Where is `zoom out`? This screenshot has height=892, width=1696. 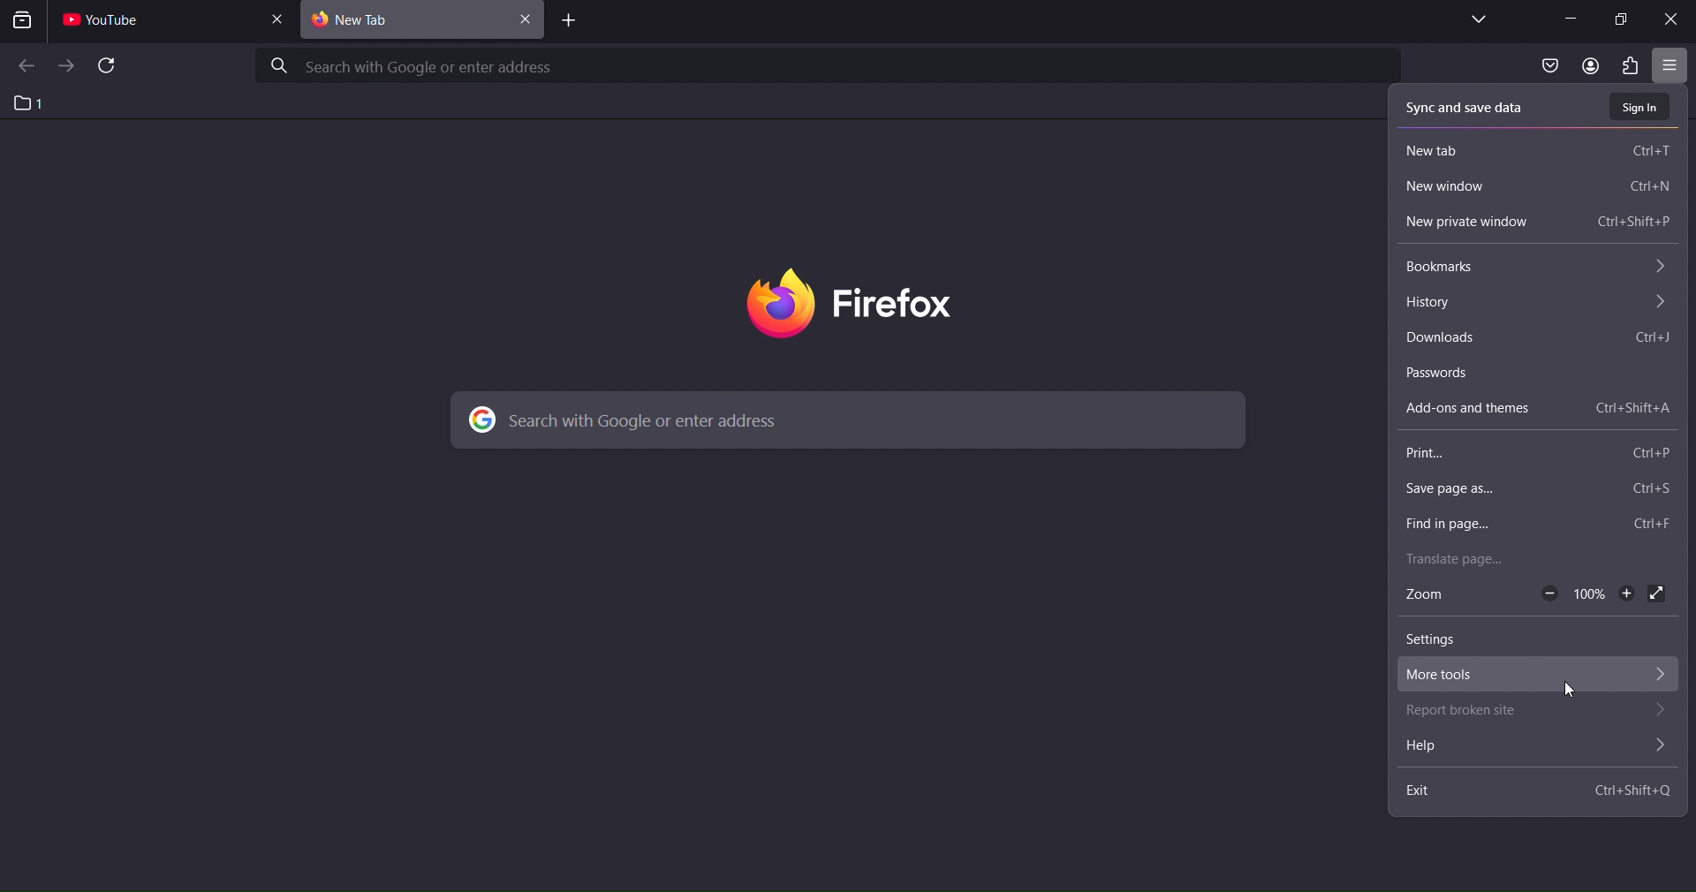
zoom out is located at coordinates (1550, 593).